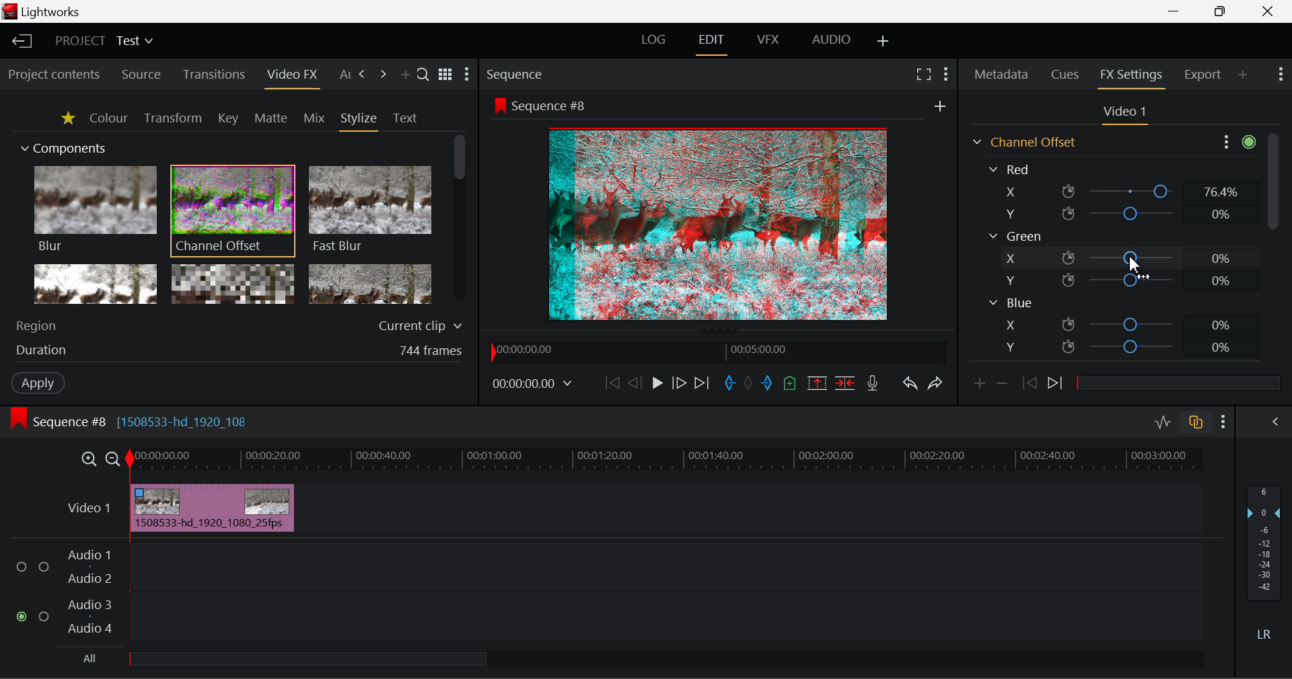 The width and height of the screenshot is (1292, 679). I want to click on To End, so click(705, 384).